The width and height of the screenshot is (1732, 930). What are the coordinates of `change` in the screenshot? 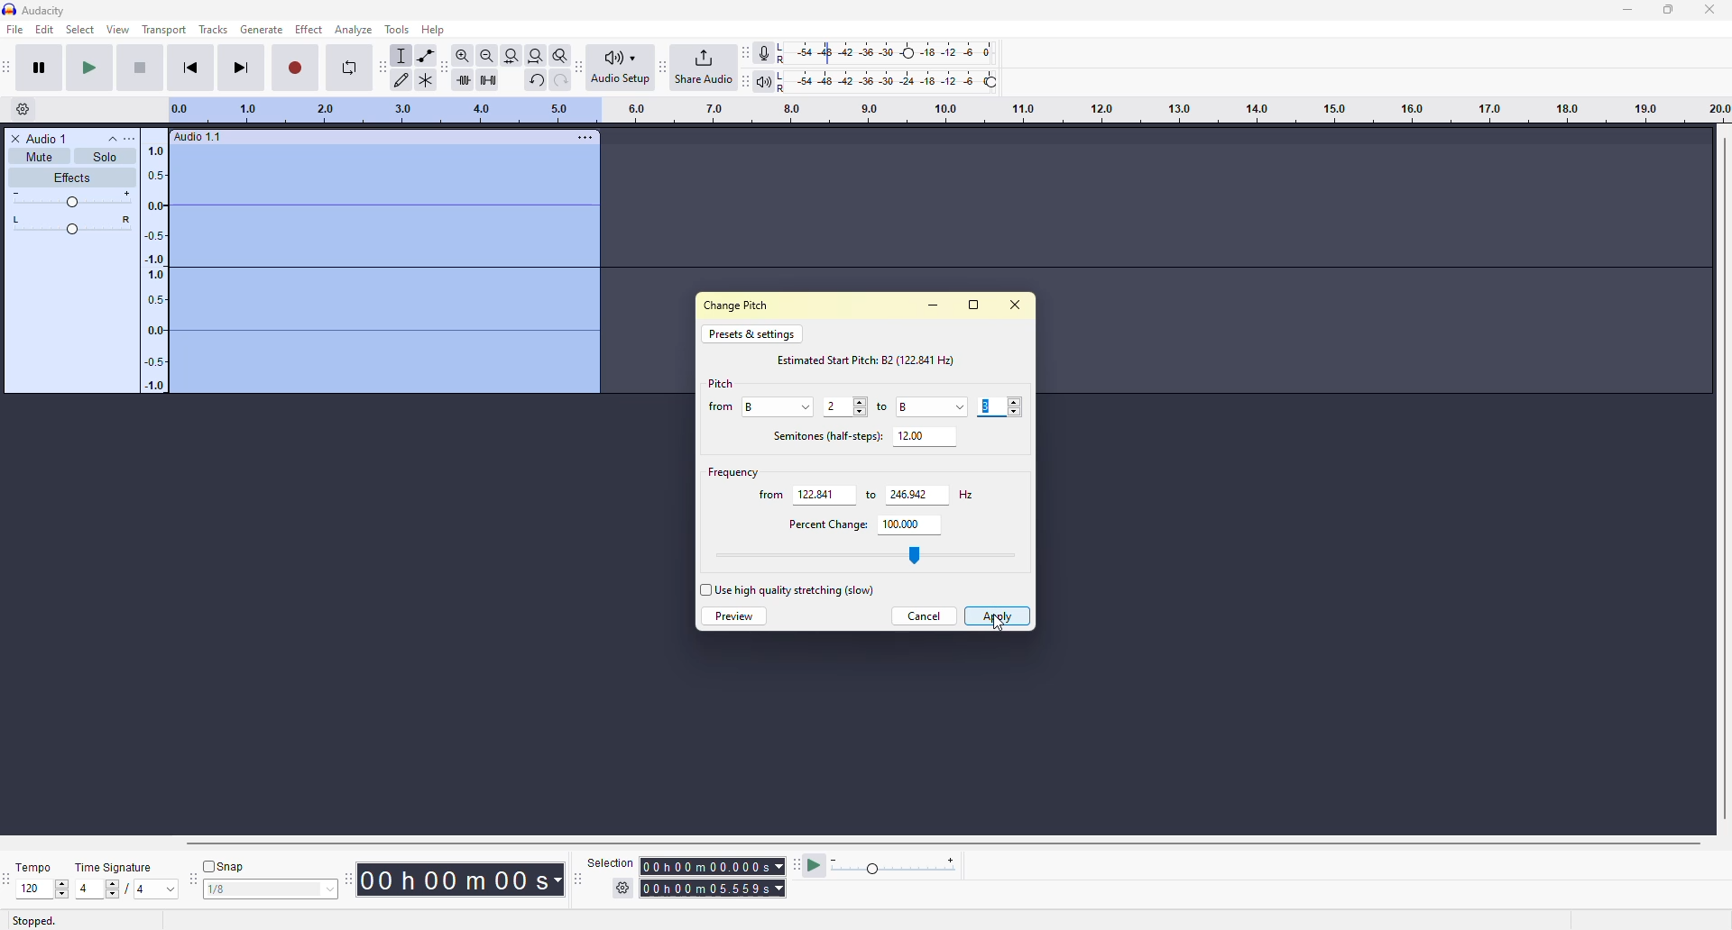 It's located at (926, 558).